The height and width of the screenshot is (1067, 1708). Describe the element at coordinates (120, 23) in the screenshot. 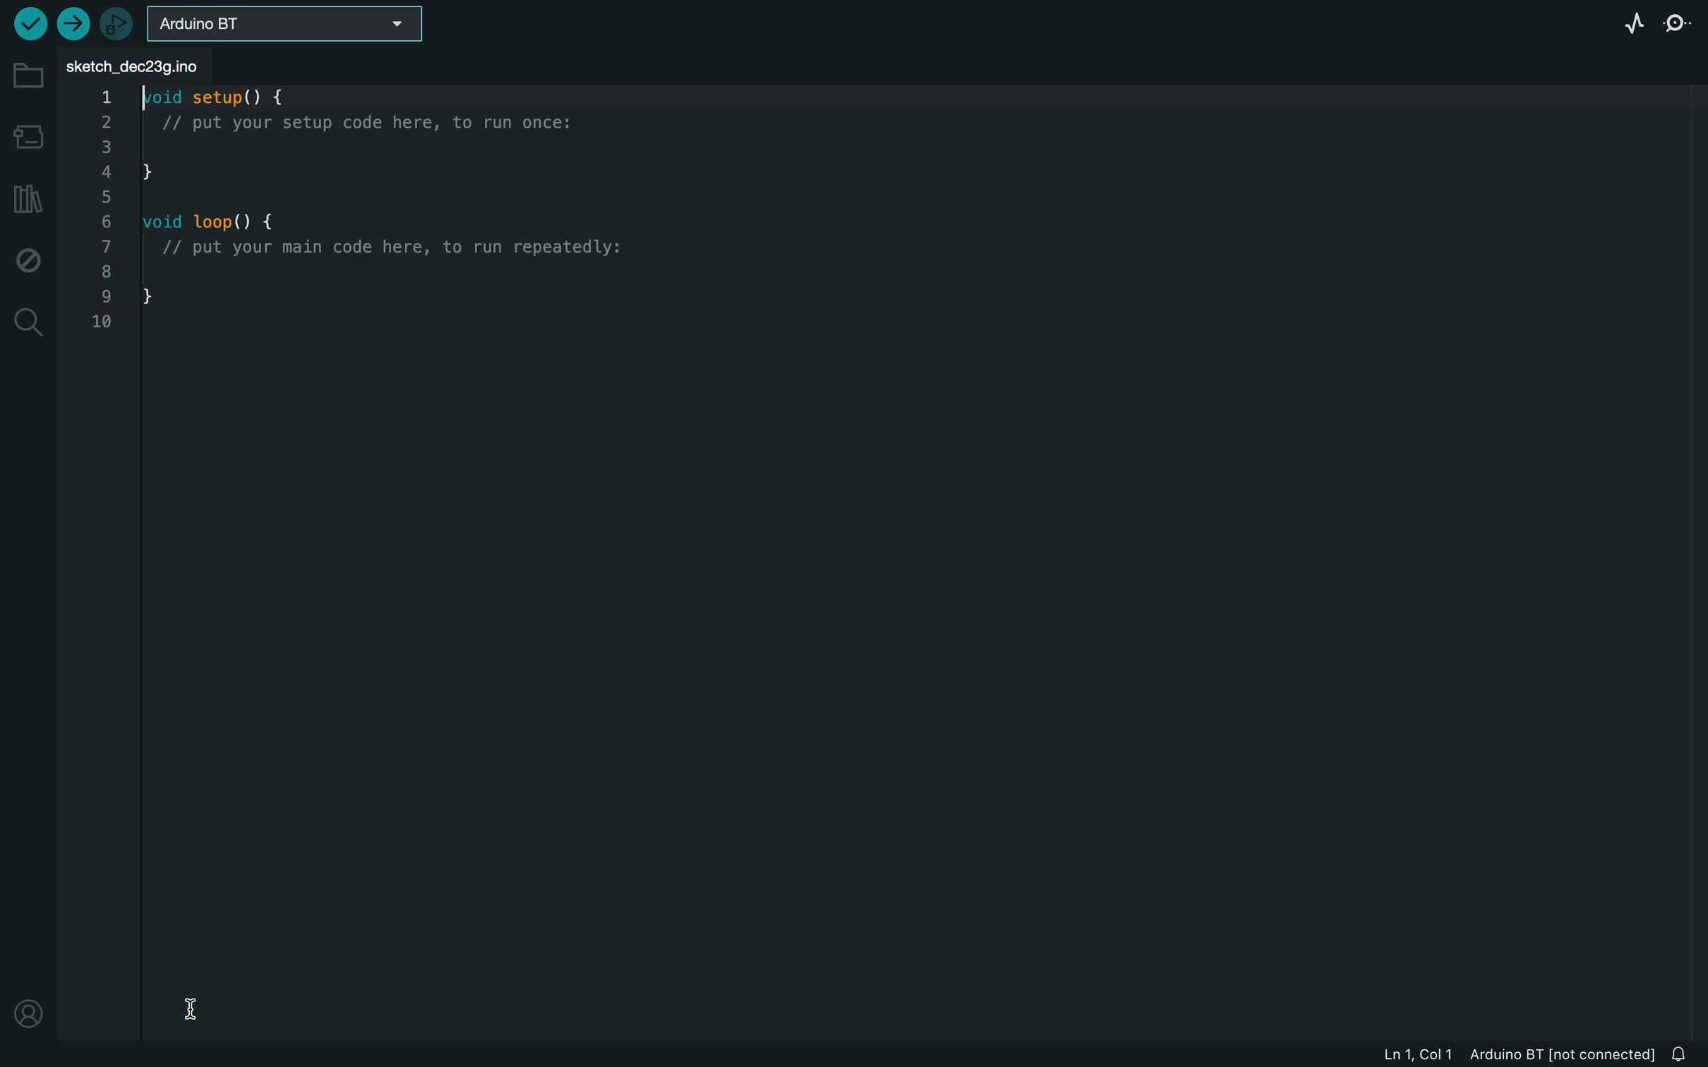

I see `debugger` at that location.